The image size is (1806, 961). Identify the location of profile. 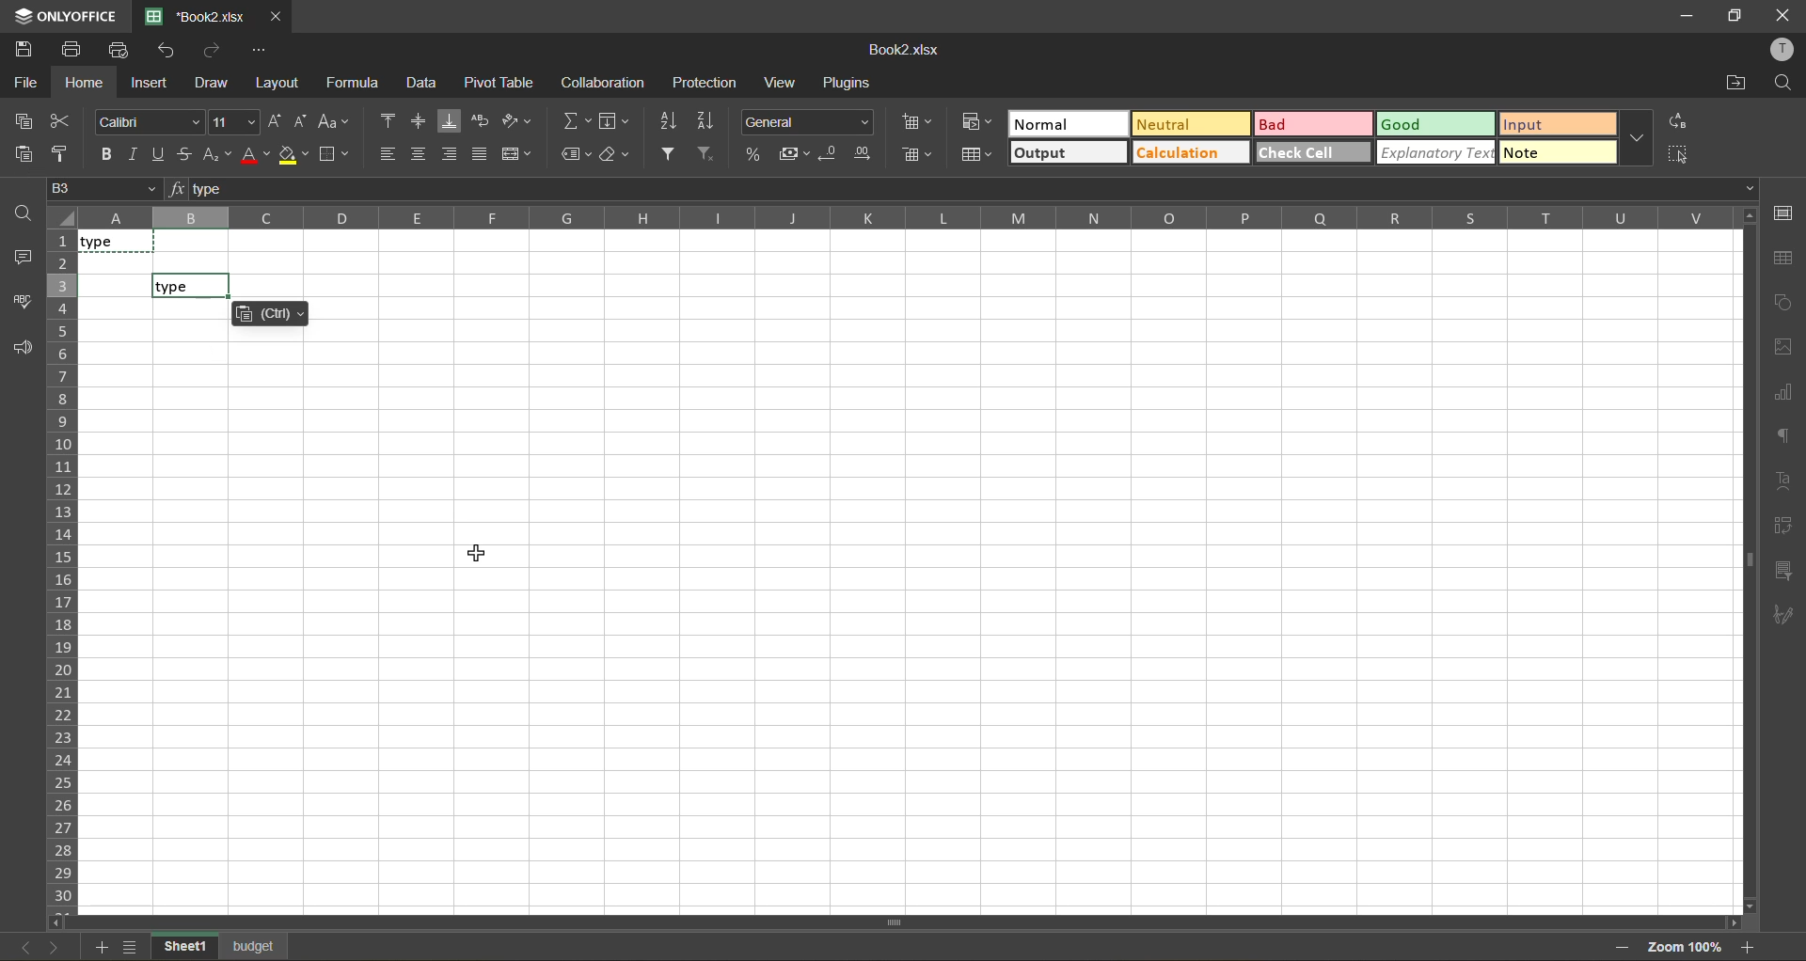
(1785, 47).